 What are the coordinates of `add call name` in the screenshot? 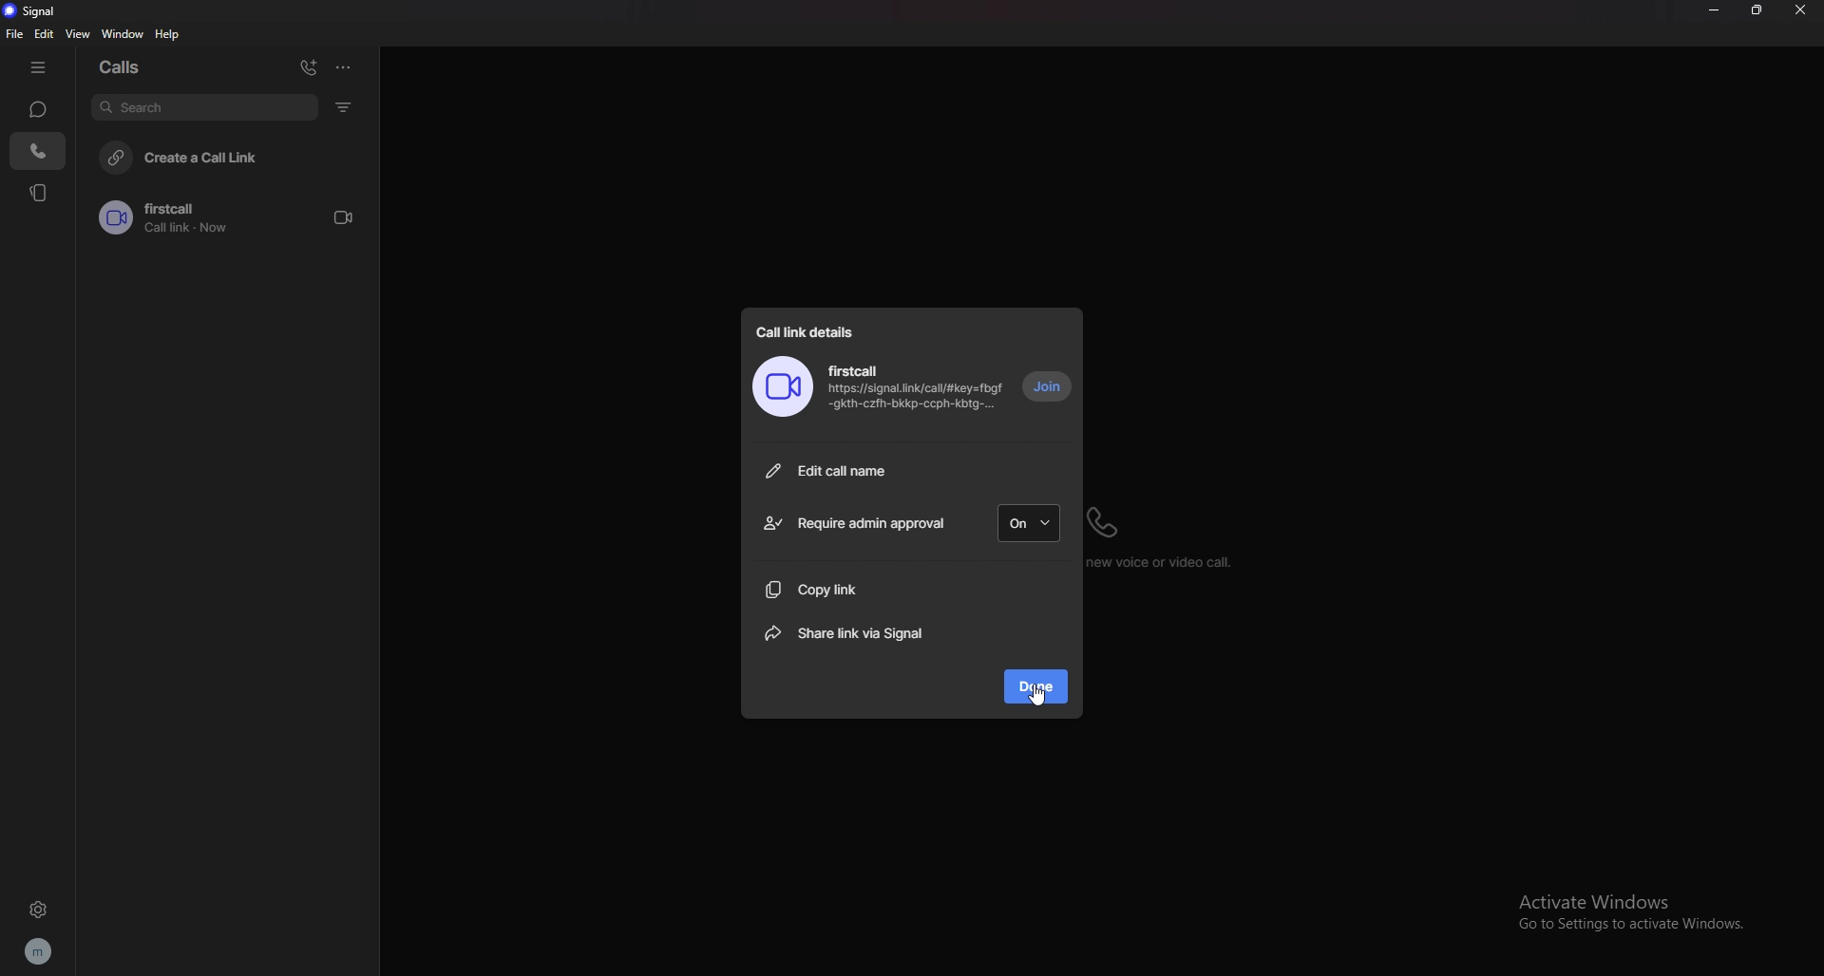 It's located at (912, 470).